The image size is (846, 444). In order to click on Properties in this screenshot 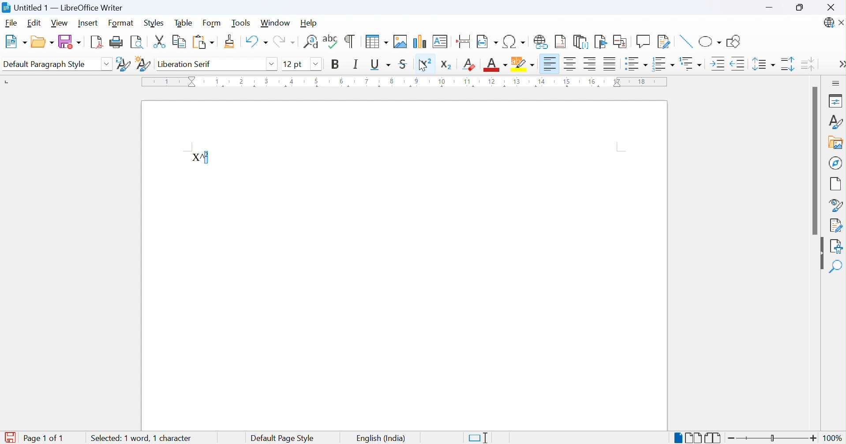, I will do `click(836, 102)`.